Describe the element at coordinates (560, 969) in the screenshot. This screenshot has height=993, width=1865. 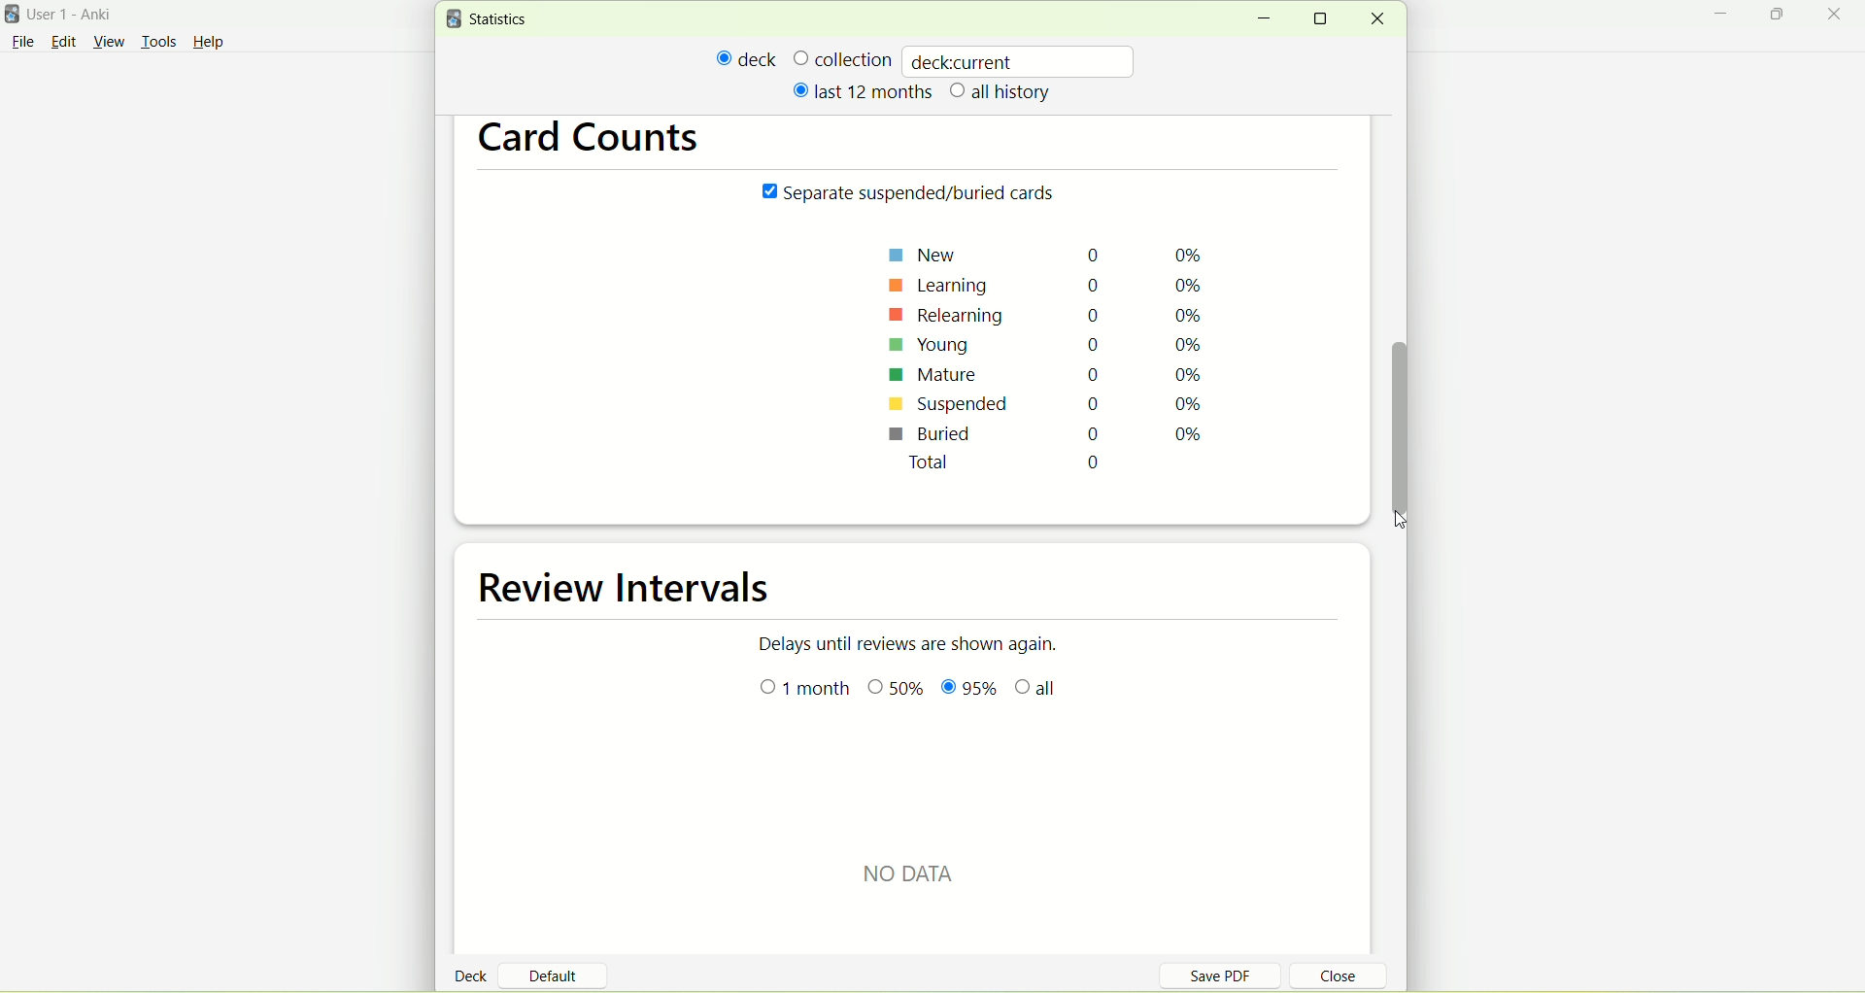
I see `default` at that location.